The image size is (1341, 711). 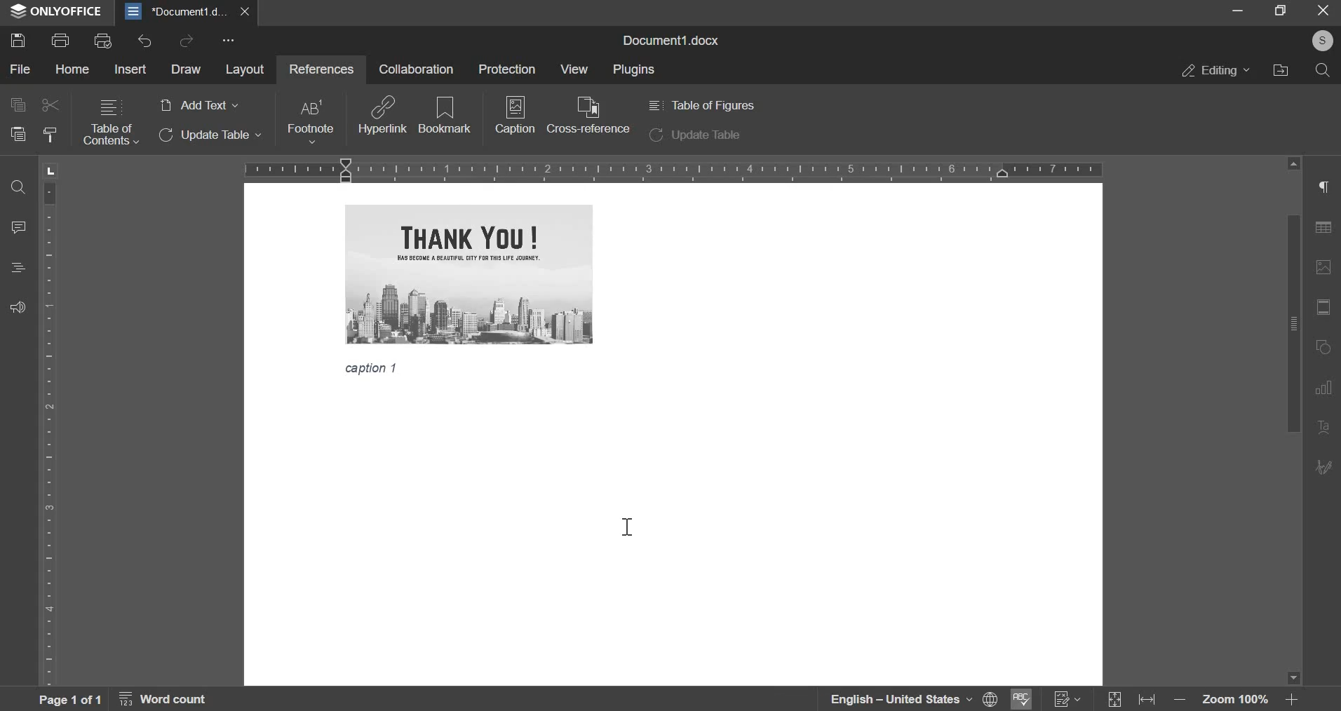 I want to click on right side menu, so click(x=1326, y=189).